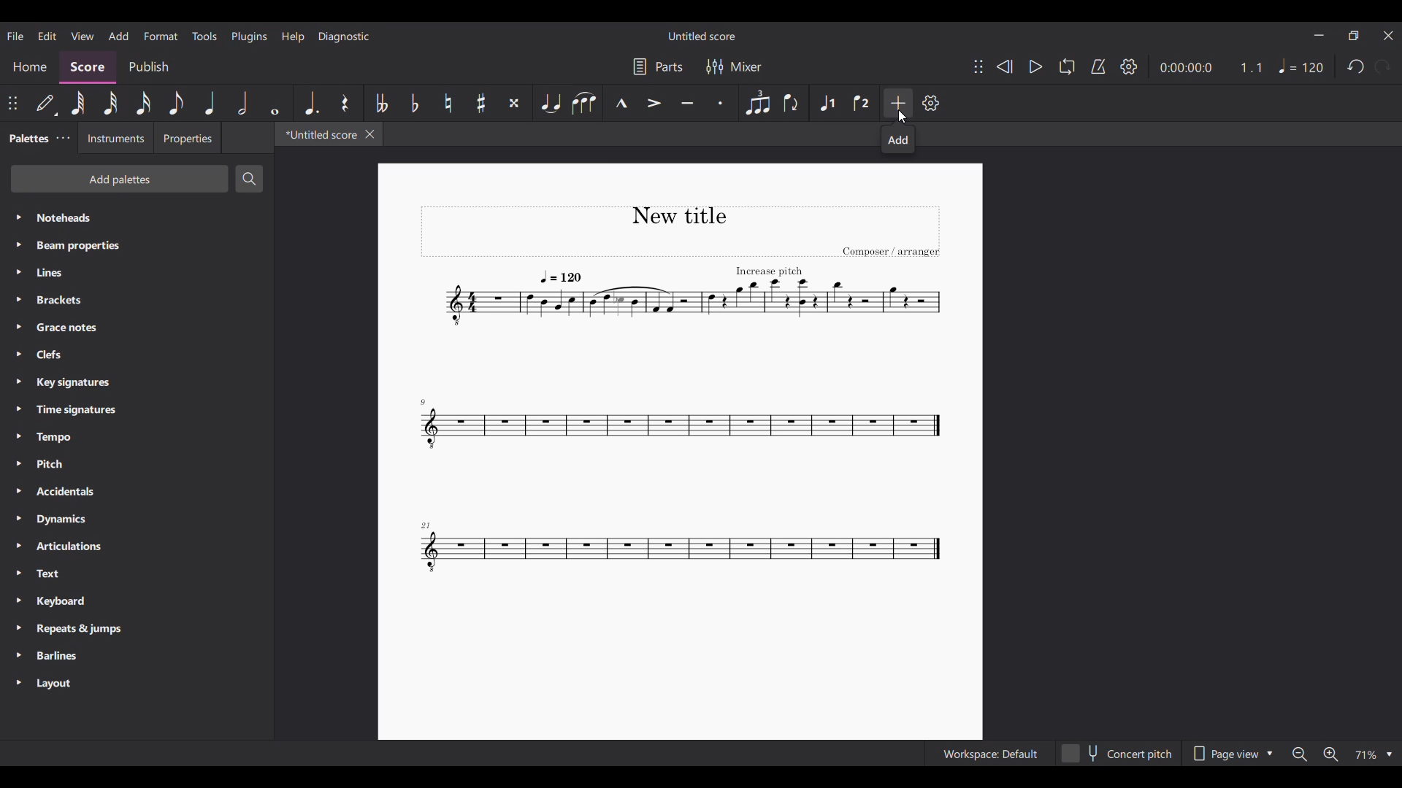 Image resolution: width=1402 pixels, height=788 pixels. What do you see at coordinates (136, 519) in the screenshot?
I see `Dynamics` at bounding box center [136, 519].